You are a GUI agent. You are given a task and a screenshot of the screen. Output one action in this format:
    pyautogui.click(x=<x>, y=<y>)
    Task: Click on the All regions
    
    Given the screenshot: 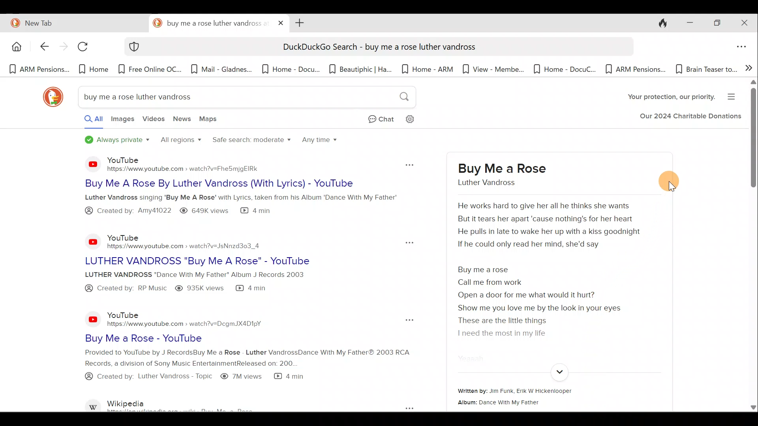 What is the action you would take?
    pyautogui.click(x=180, y=141)
    